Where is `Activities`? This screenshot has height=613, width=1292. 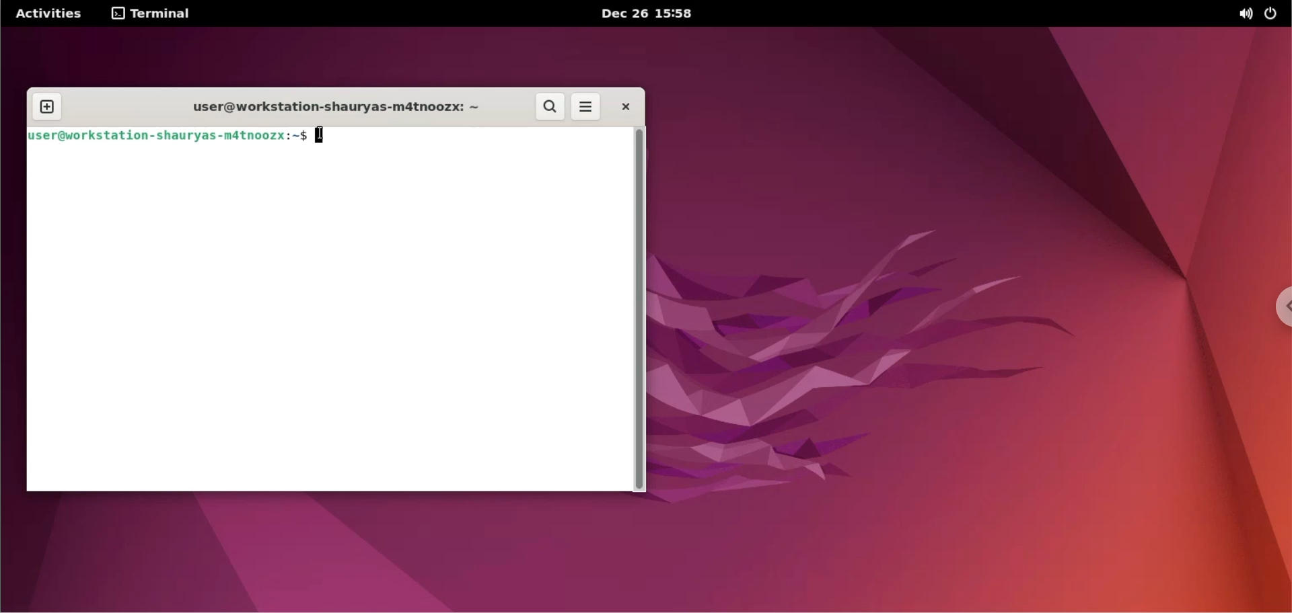 Activities is located at coordinates (47, 14).